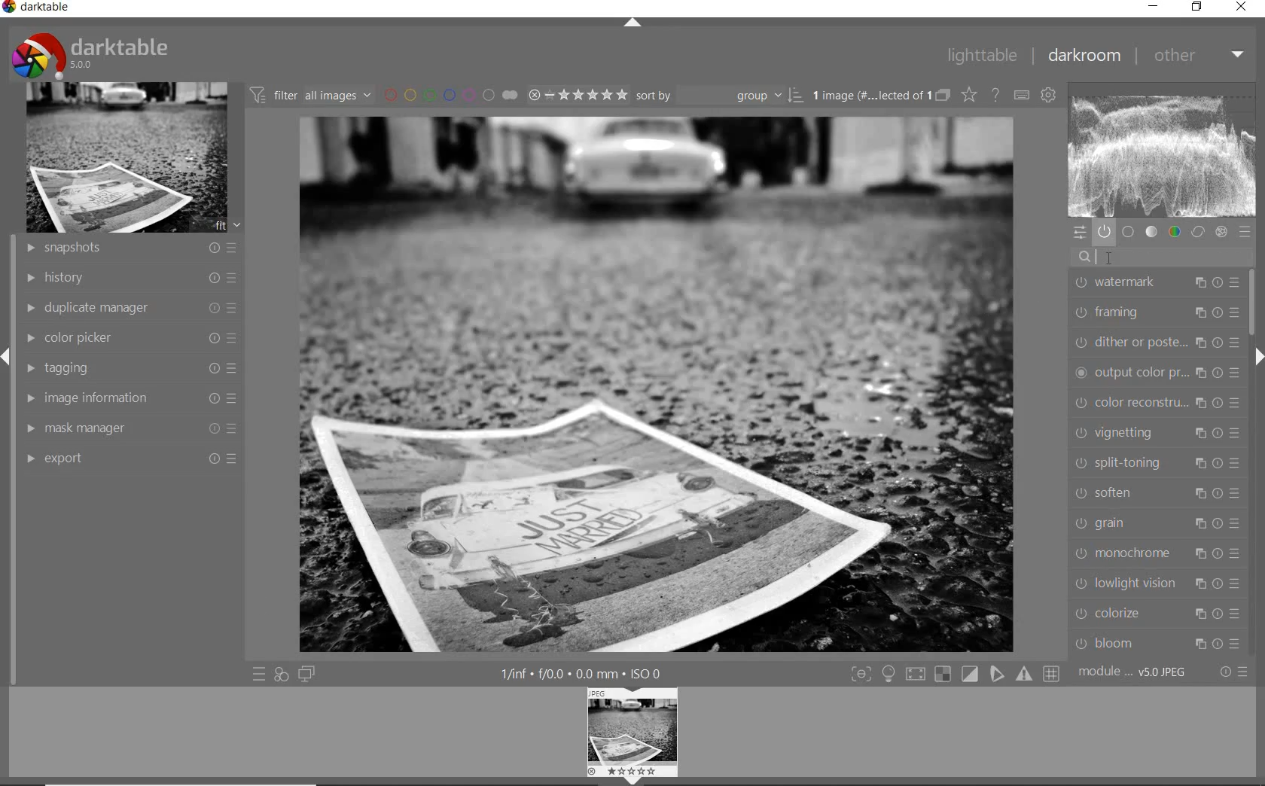  I want to click on history, so click(130, 278).